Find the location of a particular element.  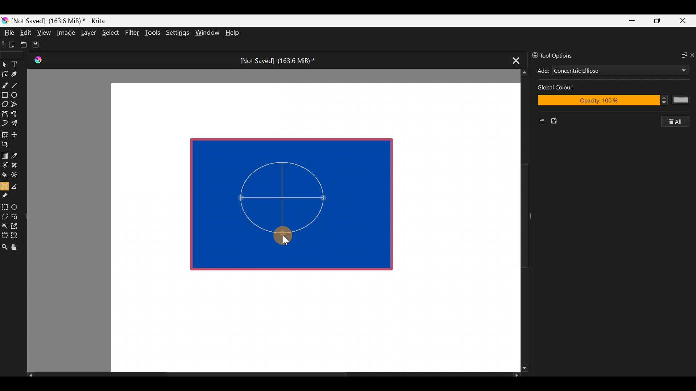

[Not Saved] (163.6 MiB) * is located at coordinates (274, 61).